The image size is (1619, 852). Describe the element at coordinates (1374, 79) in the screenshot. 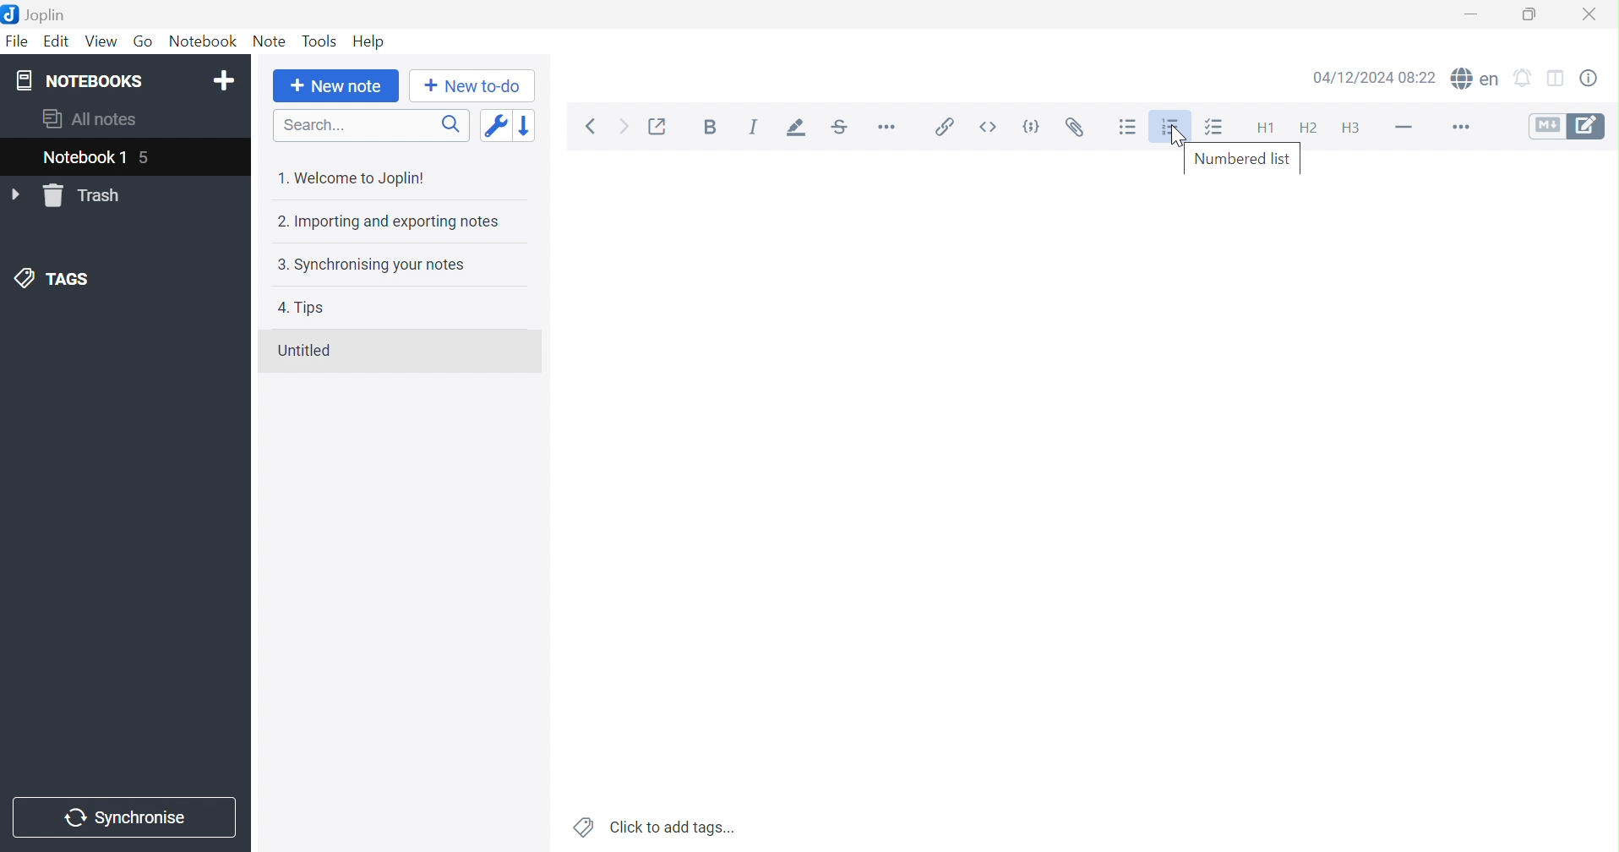

I see `04/12/2024 08:22` at that location.